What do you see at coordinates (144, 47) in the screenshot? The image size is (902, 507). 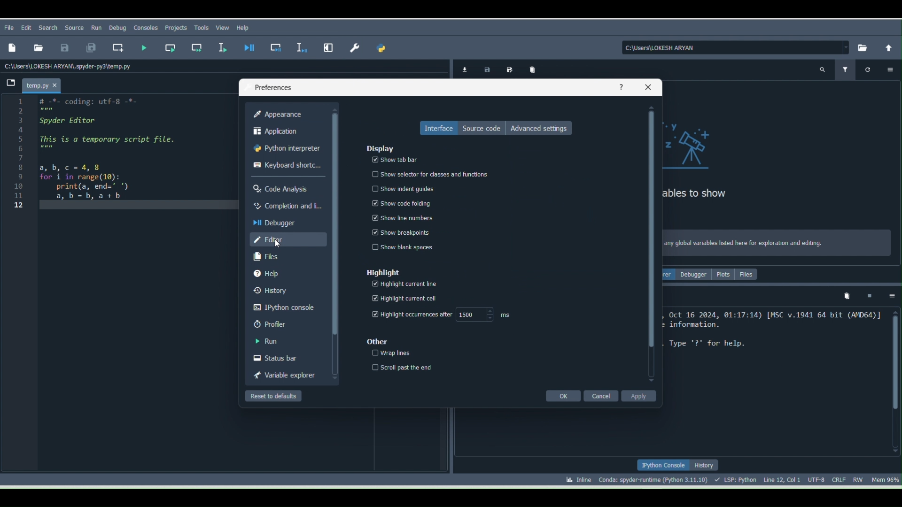 I see `Run file (F5)` at bounding box center [144, 47].